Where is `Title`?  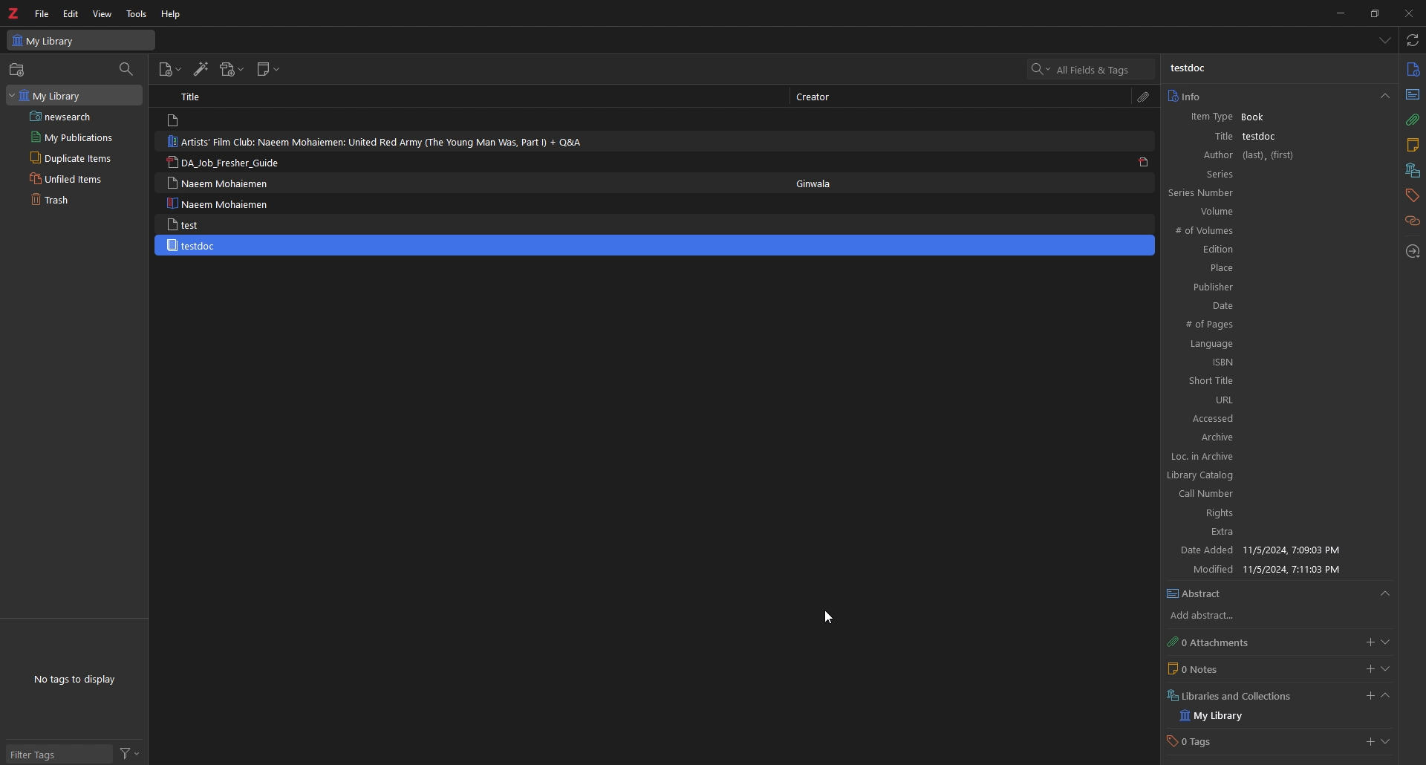 Title is located at coordinates (1210, 136).